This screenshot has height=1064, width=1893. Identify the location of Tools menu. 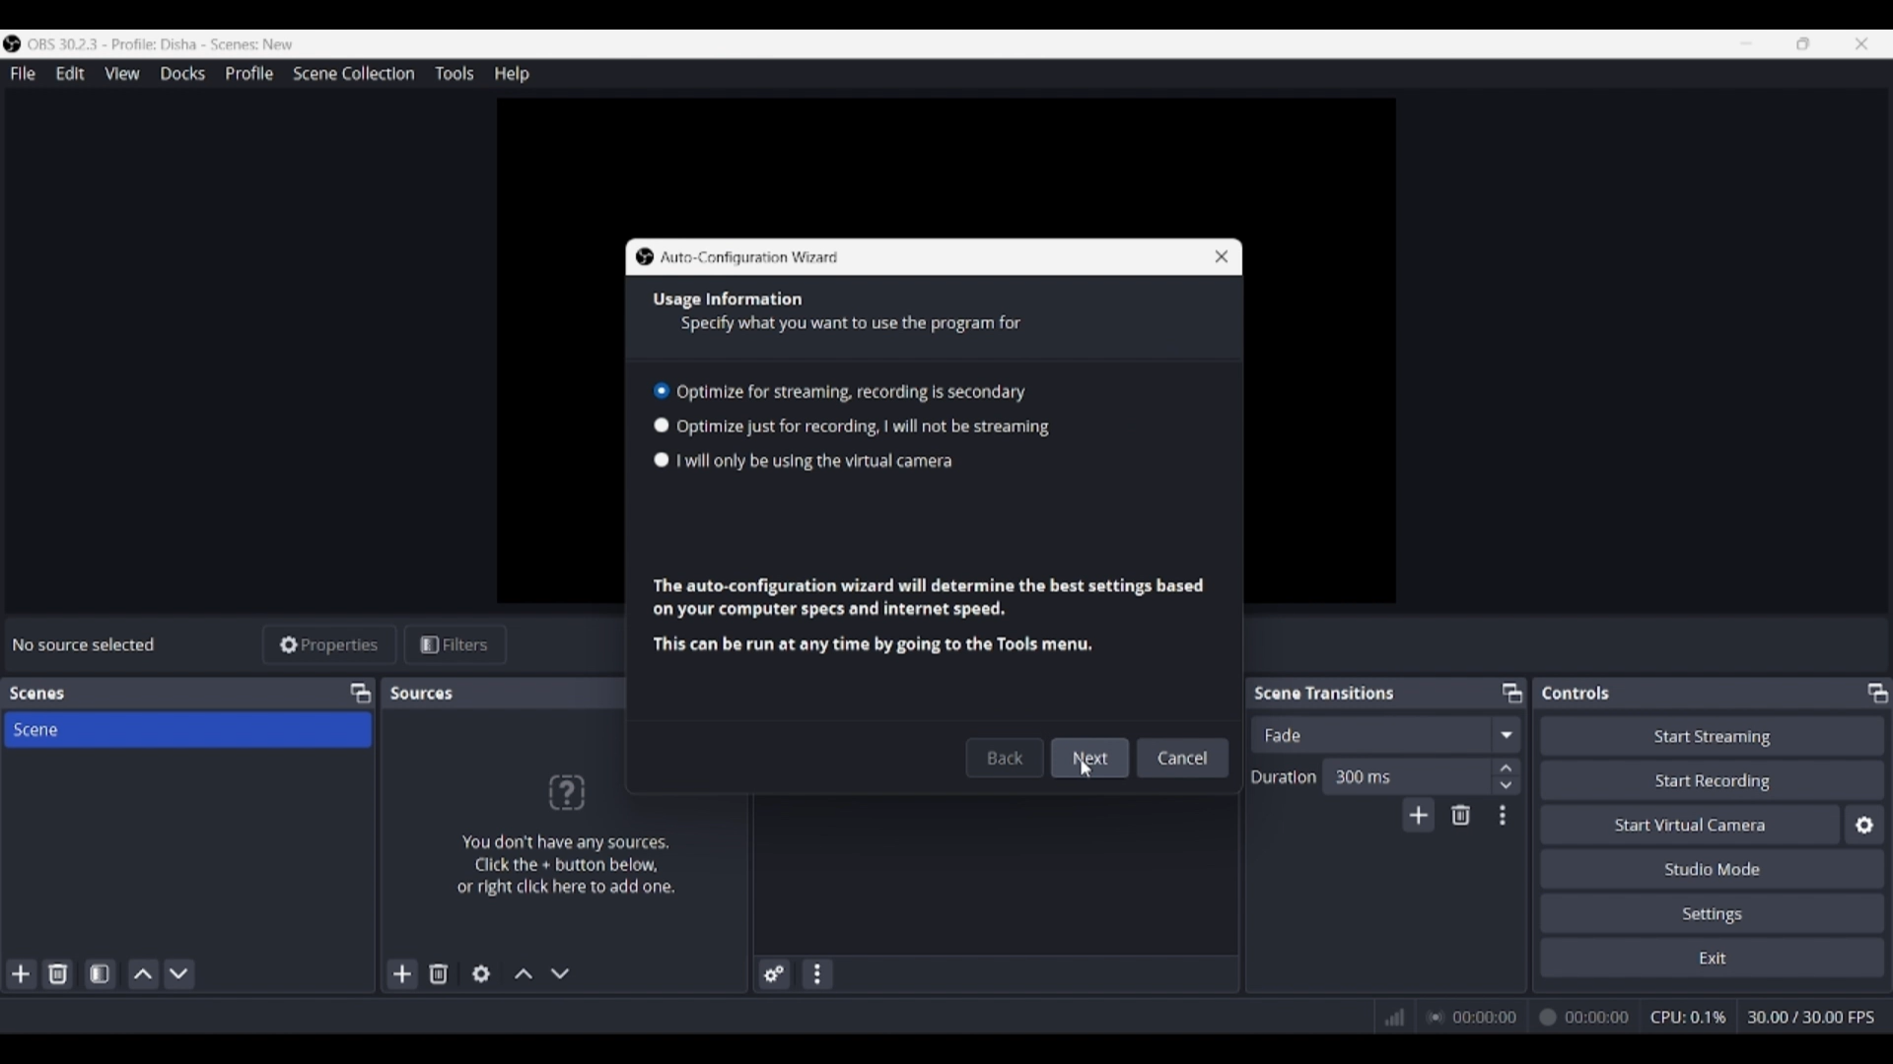
(454, 73).